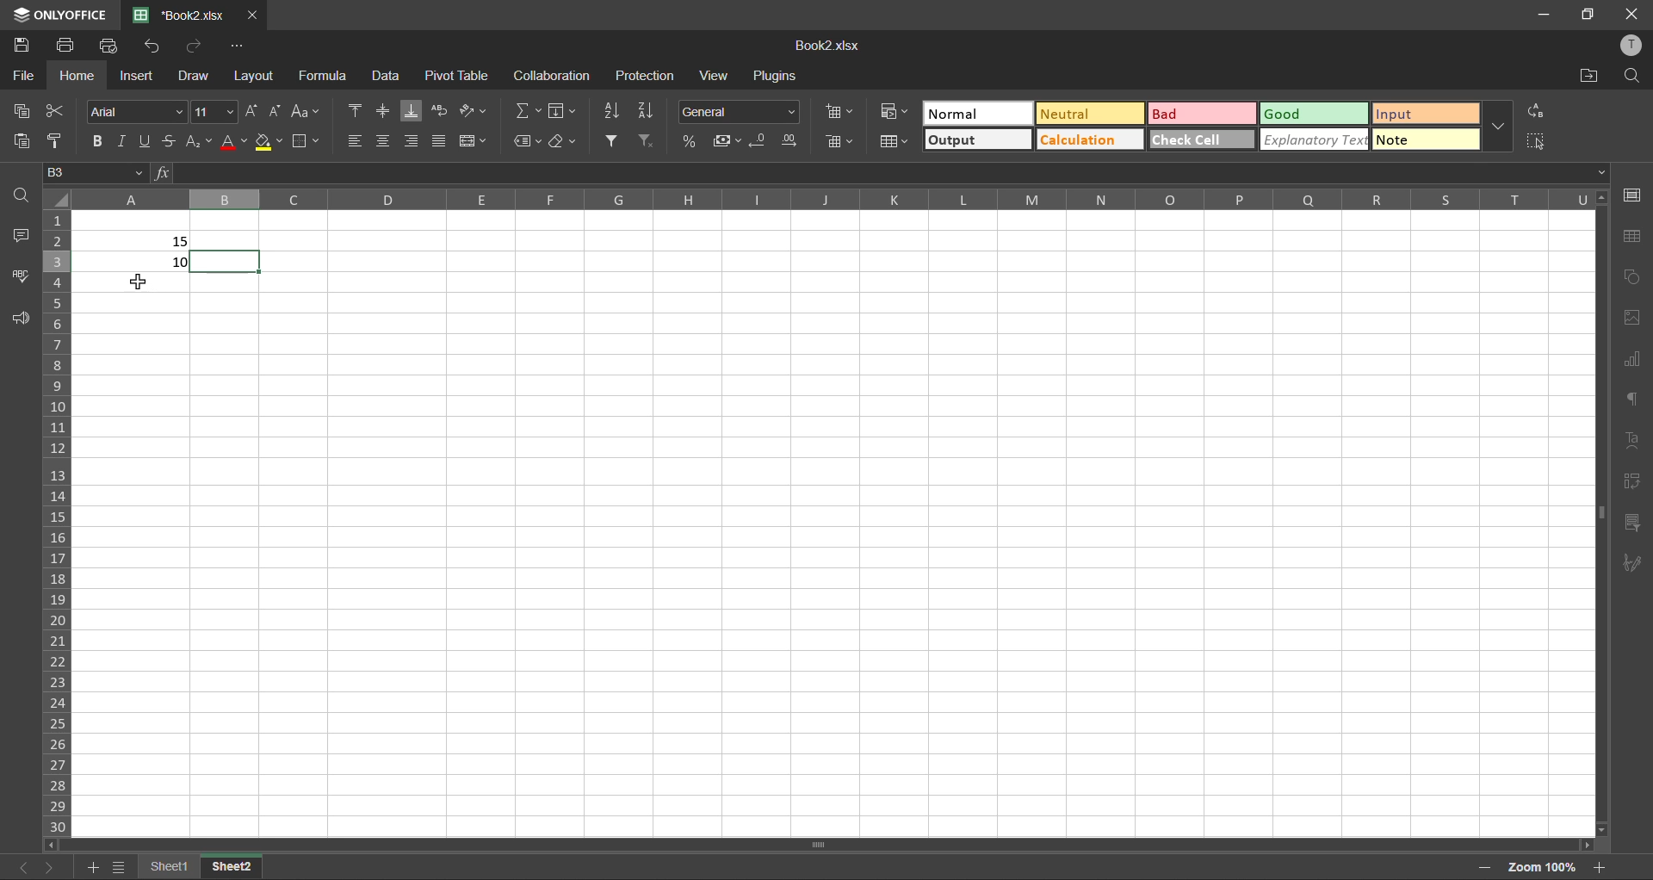 The image size is (1653, 880). What do you see at coordinates (1093, 115) in the screenshot?
I see `neutral` at bounding box center [1093, 115].